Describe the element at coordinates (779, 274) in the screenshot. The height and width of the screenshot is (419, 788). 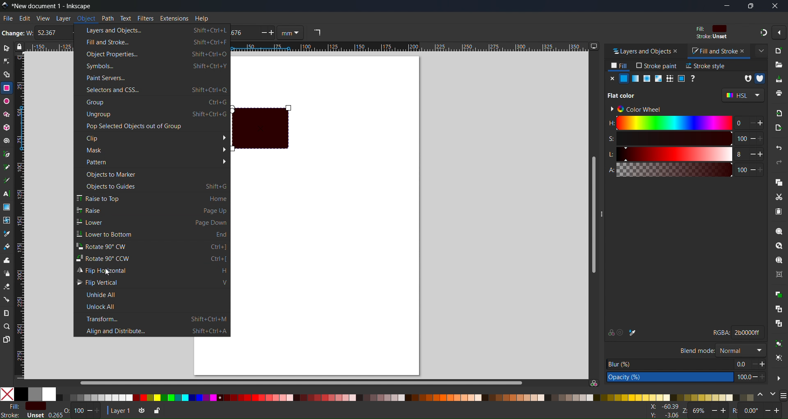
I see `Zoom center page` at that location.